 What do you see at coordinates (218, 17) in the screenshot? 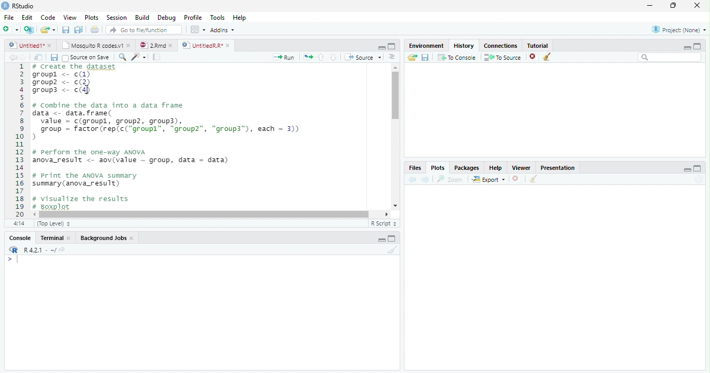
I see `Tools` at bounding box center [218, 17].